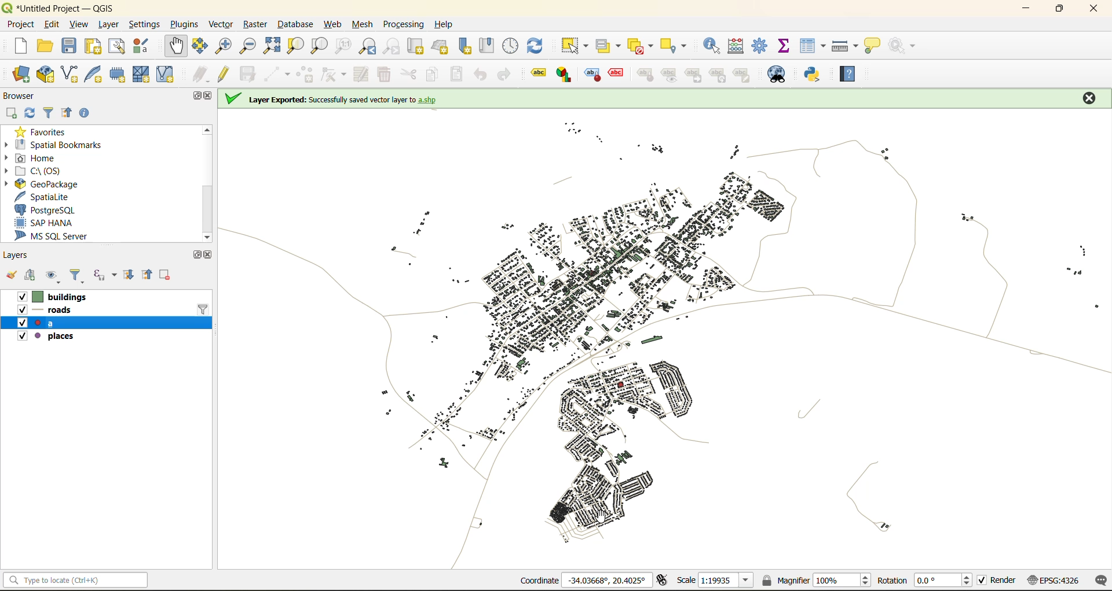  Describe the element at coordinates (42, 196) in the screenshot. I see `spatialite` at that location.